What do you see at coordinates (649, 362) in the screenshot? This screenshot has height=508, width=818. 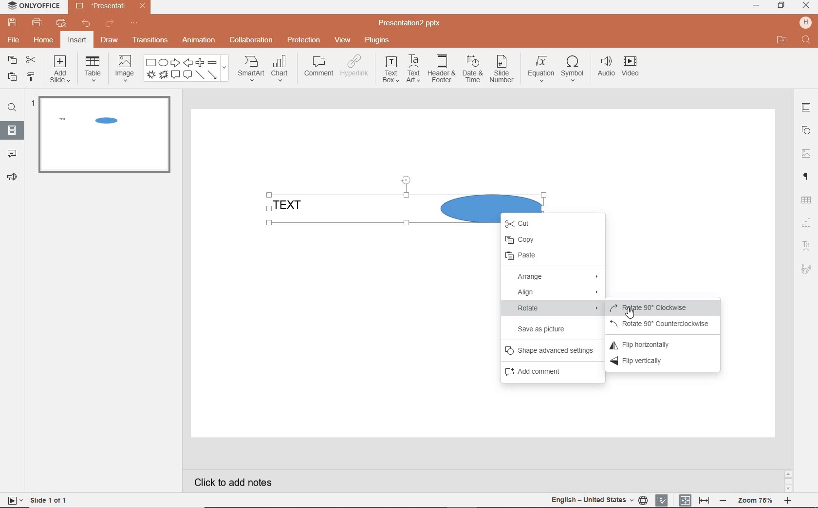 I see `FLIP VERTICALLY` at bounding box center [649, 362].